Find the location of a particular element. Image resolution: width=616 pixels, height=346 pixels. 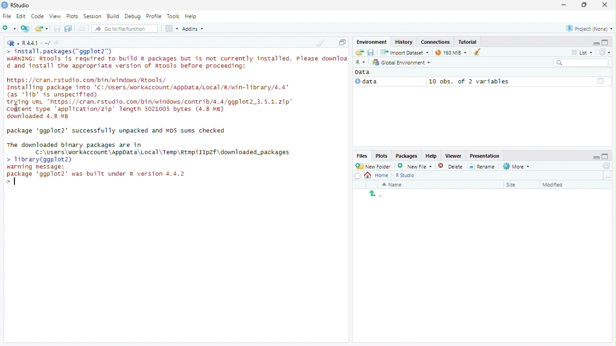

save all open documents is located at coordinates (69, 28).